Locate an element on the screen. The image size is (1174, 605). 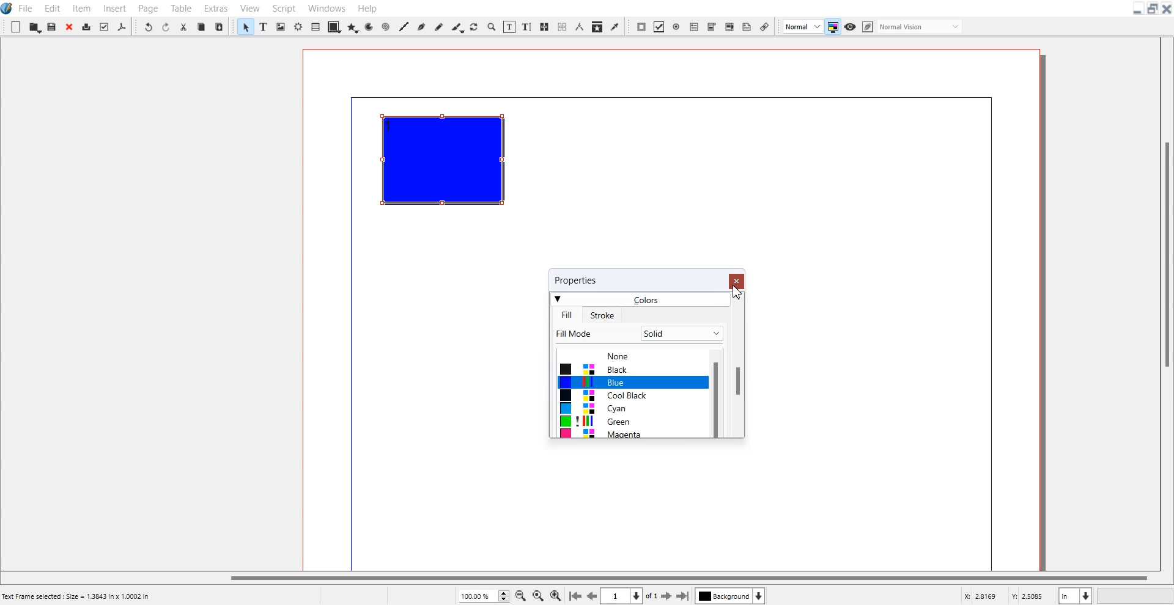
Table is located at coordinates (316, 26).